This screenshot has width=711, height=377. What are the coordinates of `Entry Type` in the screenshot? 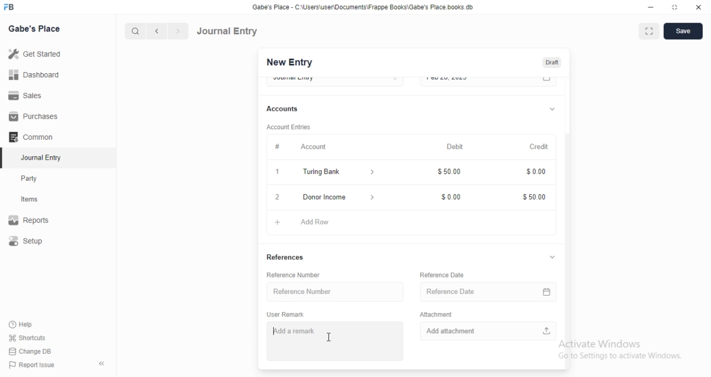 It's located at (334, 80).